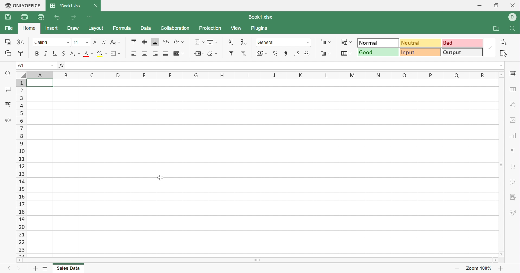 The height and width of the screenshot is (273, 520). What do you see at coordinates (19, 260) in the screenshot?
I see `Scroll Left` at bounding box center [19, 260].